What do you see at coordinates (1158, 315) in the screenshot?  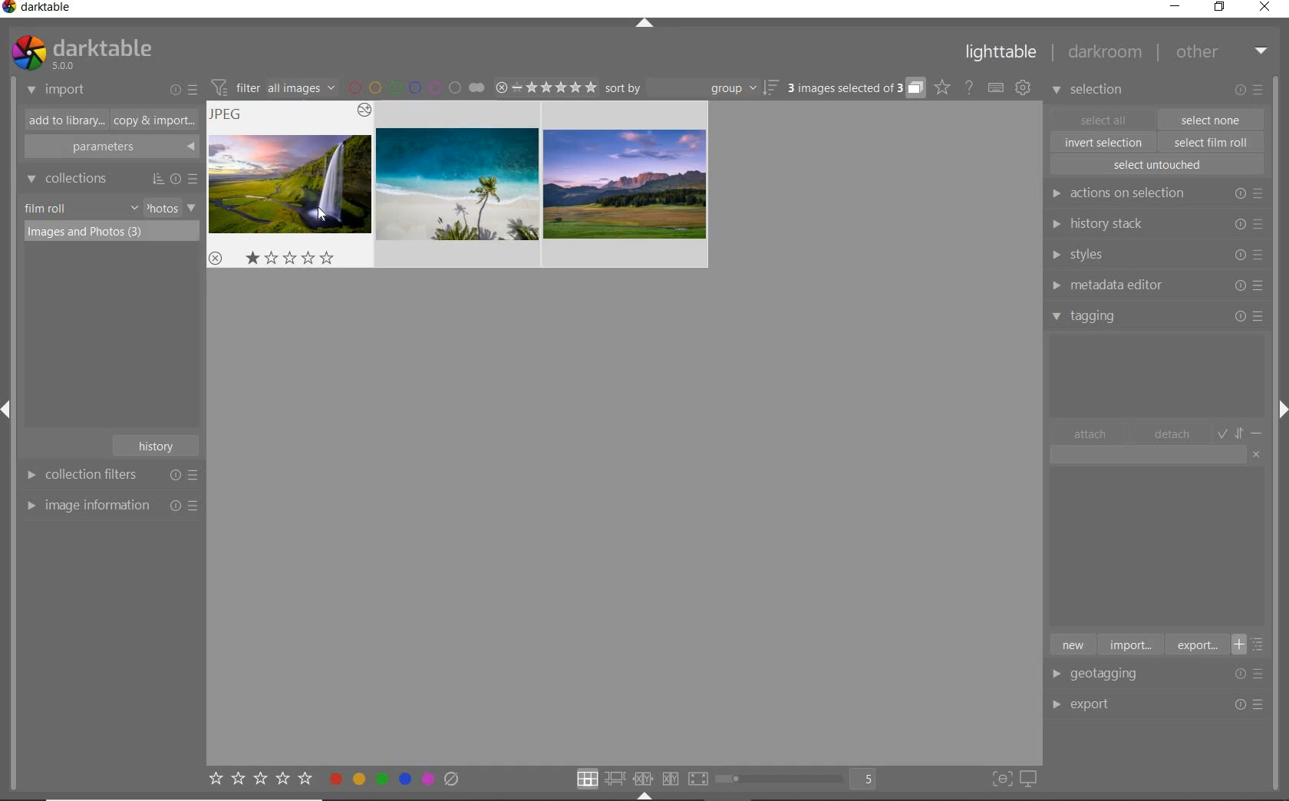 I see `tagging` at bounding box center [1158, 315].